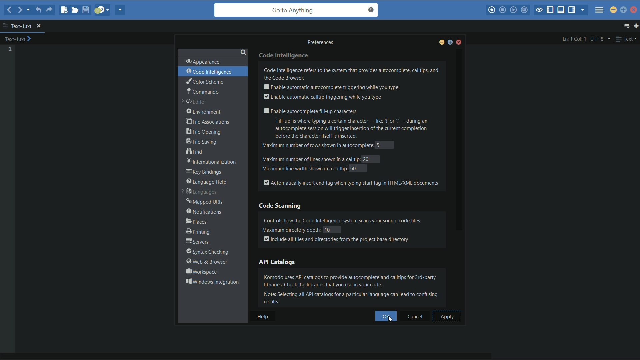  What do you see at coordinates (491, 11) in the screenshot?
I see `record macro` at bounding box center [491, 11].